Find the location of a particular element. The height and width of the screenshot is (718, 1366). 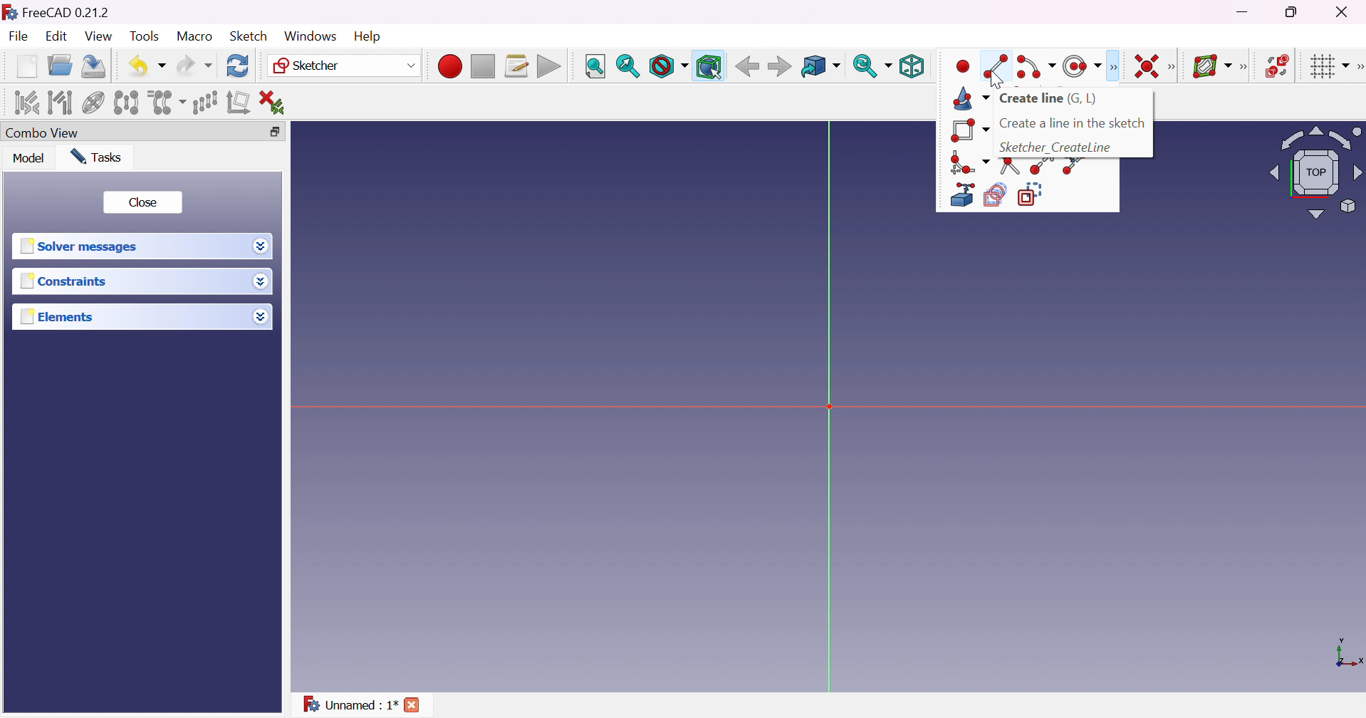

Isometric is located at coordinates (915, 66).